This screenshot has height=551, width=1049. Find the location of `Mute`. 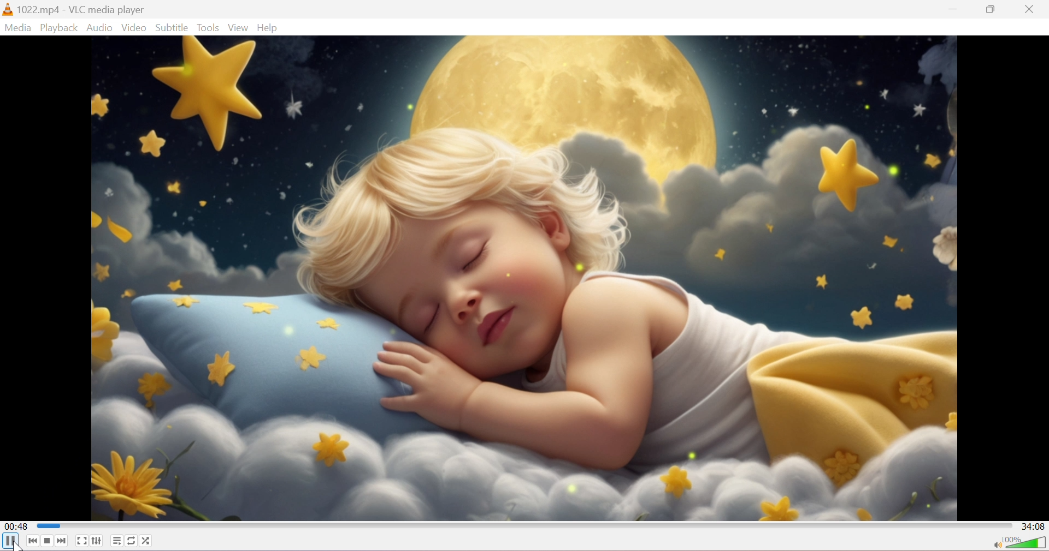

Mute is located at coordinates (994, 544).